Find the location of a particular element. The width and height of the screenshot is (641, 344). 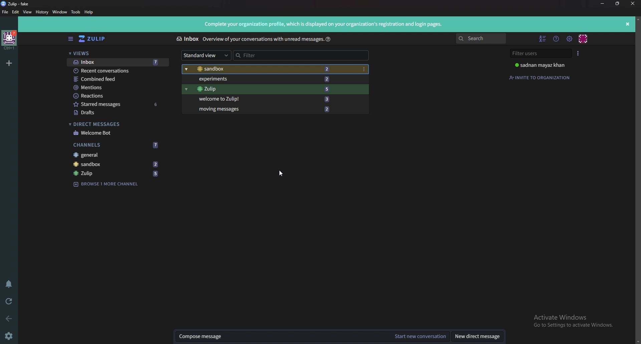

close is located at coordinates (633, 3).